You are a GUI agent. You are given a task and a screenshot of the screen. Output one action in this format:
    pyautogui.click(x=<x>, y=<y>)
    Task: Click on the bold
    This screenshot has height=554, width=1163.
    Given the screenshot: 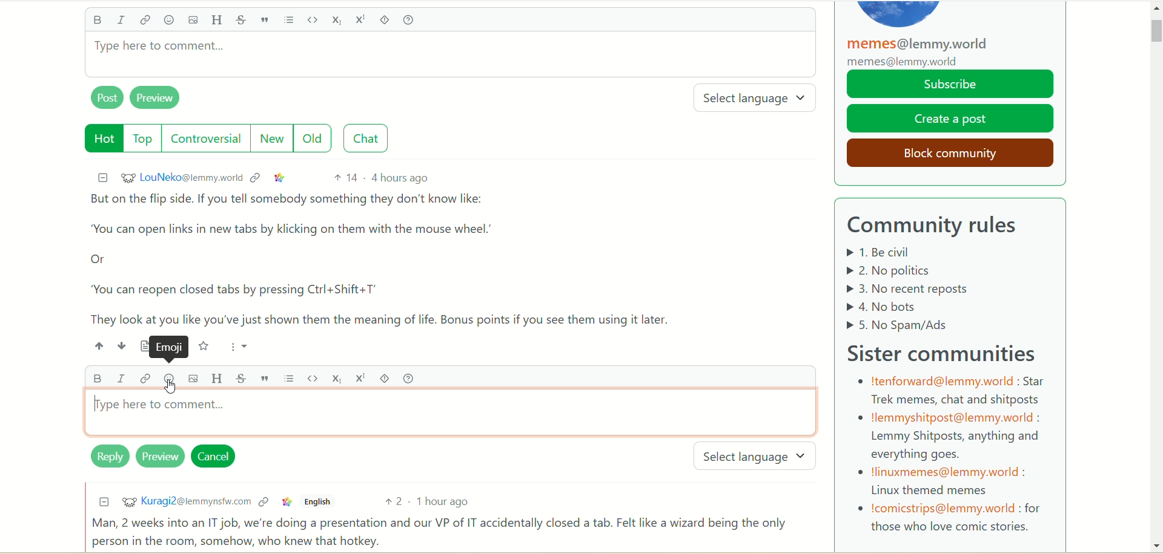 What is the action you would take?
    pyautogui.click(x=97, y=380)
    